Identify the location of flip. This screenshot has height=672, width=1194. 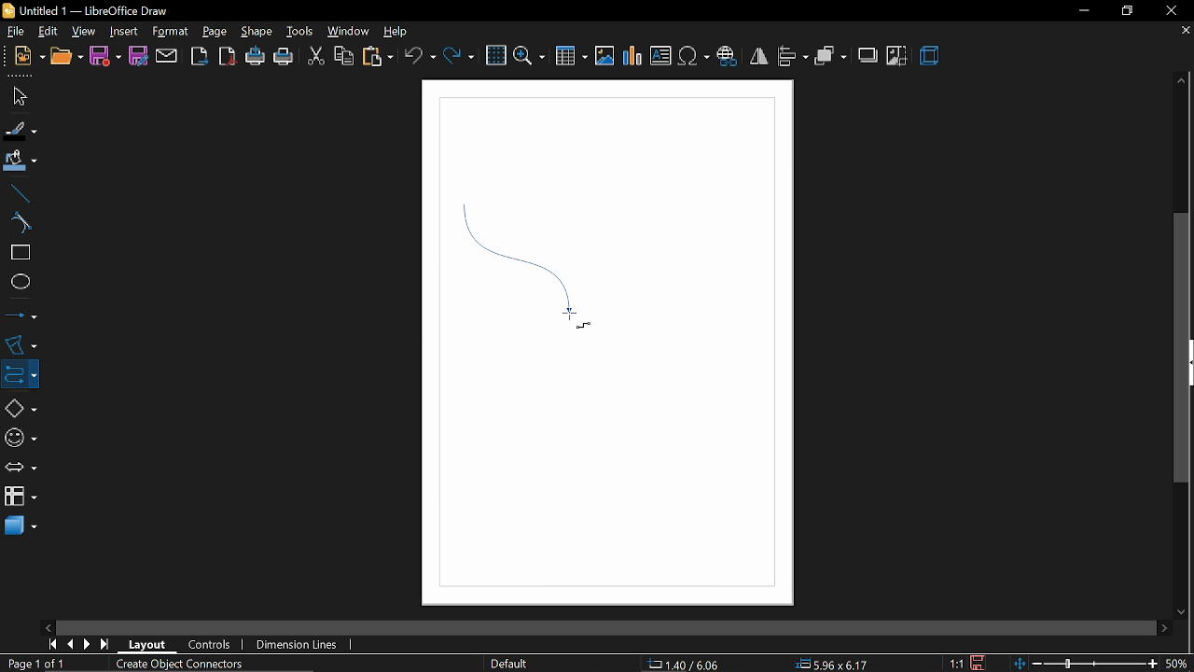
(757, 57).